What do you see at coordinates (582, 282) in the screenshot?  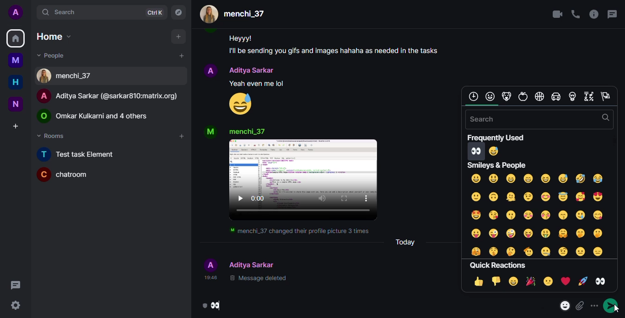 I see `rocket` at bounding box center [582, 282].